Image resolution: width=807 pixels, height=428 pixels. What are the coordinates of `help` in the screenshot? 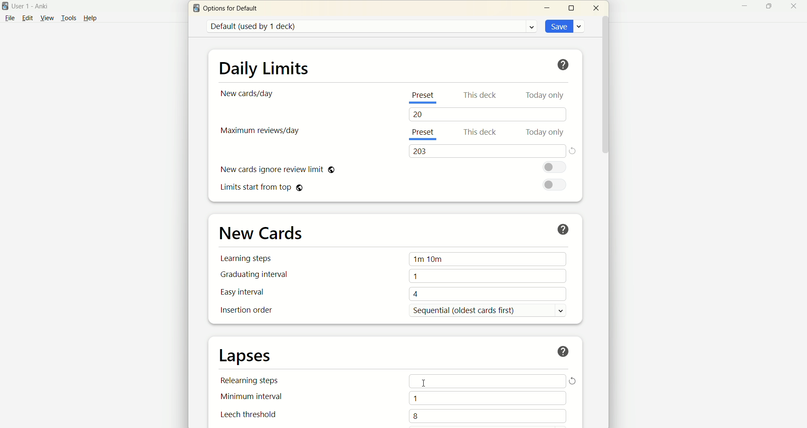 It's located at (95, 18).